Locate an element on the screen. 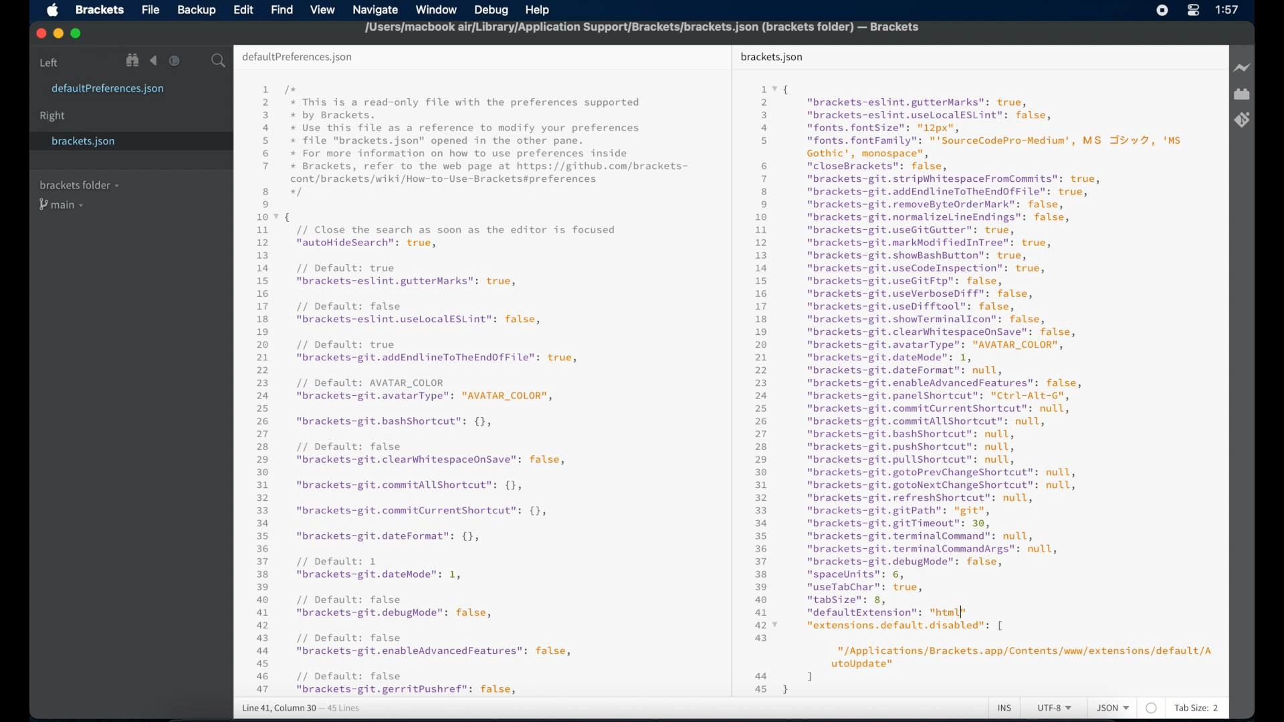  window is located at coordinates (437, 10).